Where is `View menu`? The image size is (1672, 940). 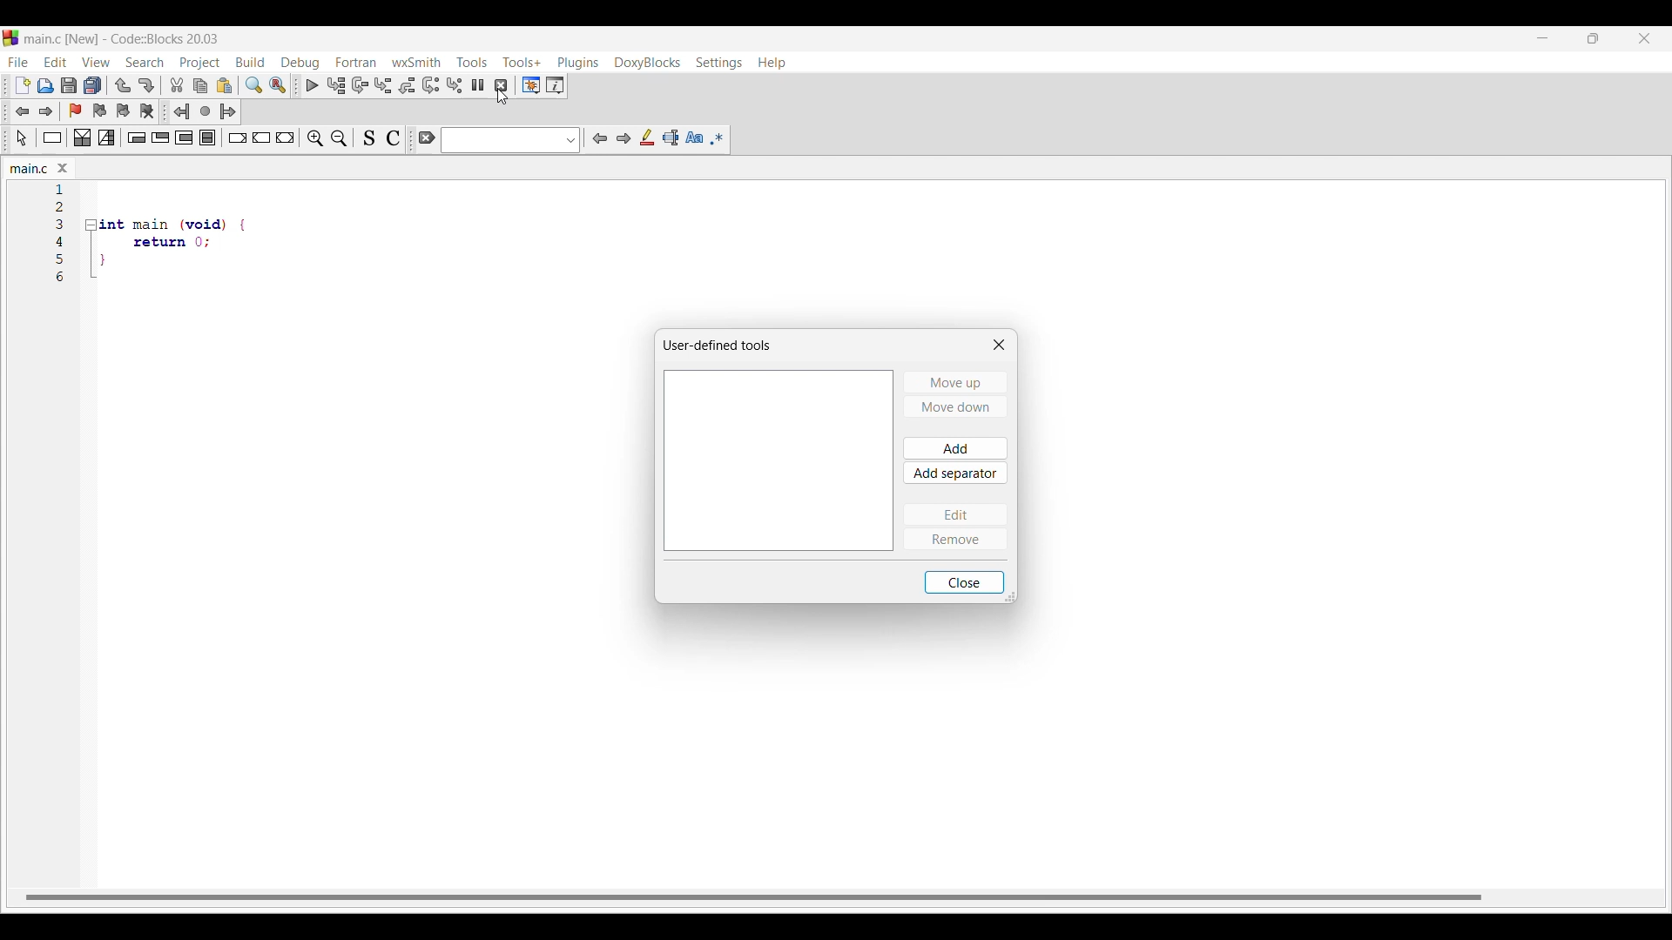 View menu is located at coordinates (96, 63).